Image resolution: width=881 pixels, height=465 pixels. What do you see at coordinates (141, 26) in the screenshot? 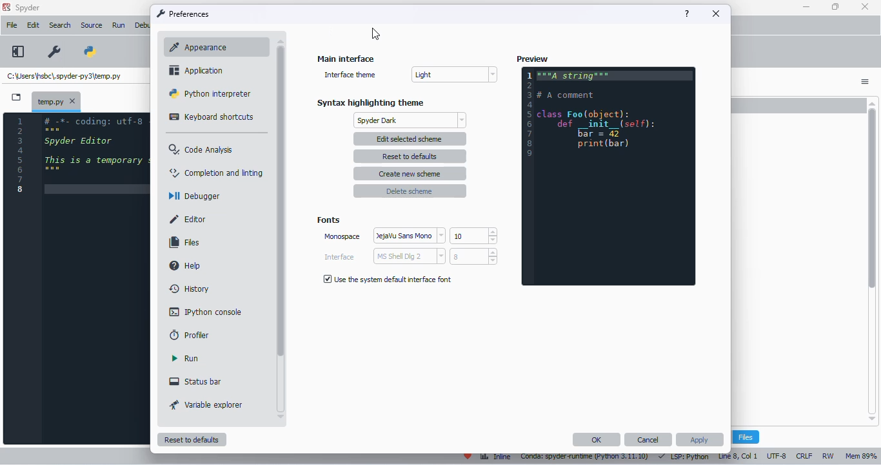
I see `debug` at bounding box center [141, 26].